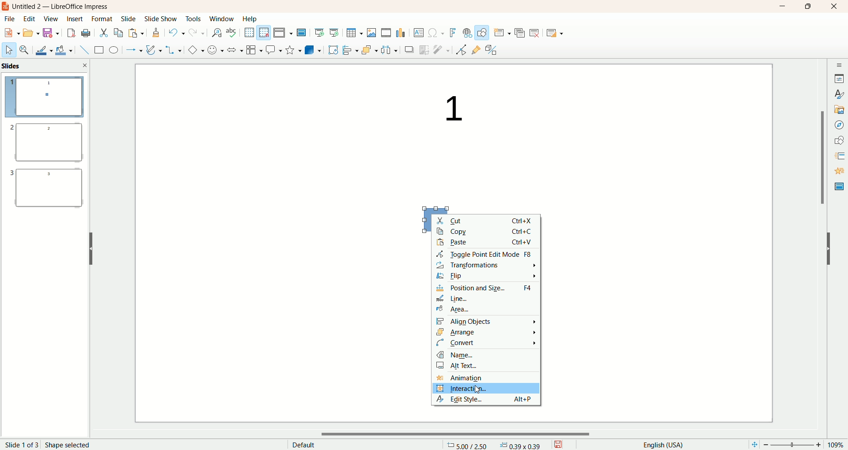 Image resolution: width=848 pixels, height=450 pixels. Describe the element at coordinates (195, 34) in the screenshot. I see `redo` at that location.